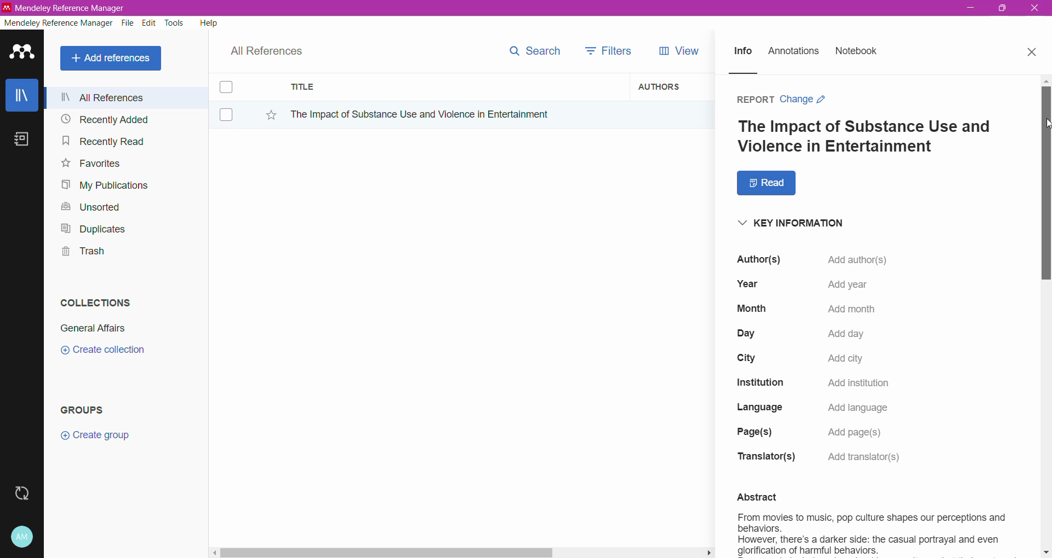 The height and width of the screenshot is (558, 1052). What do you see at coordinates (823, 383) in the screenshot?
I see `institution` at bounding box center [823, 383].